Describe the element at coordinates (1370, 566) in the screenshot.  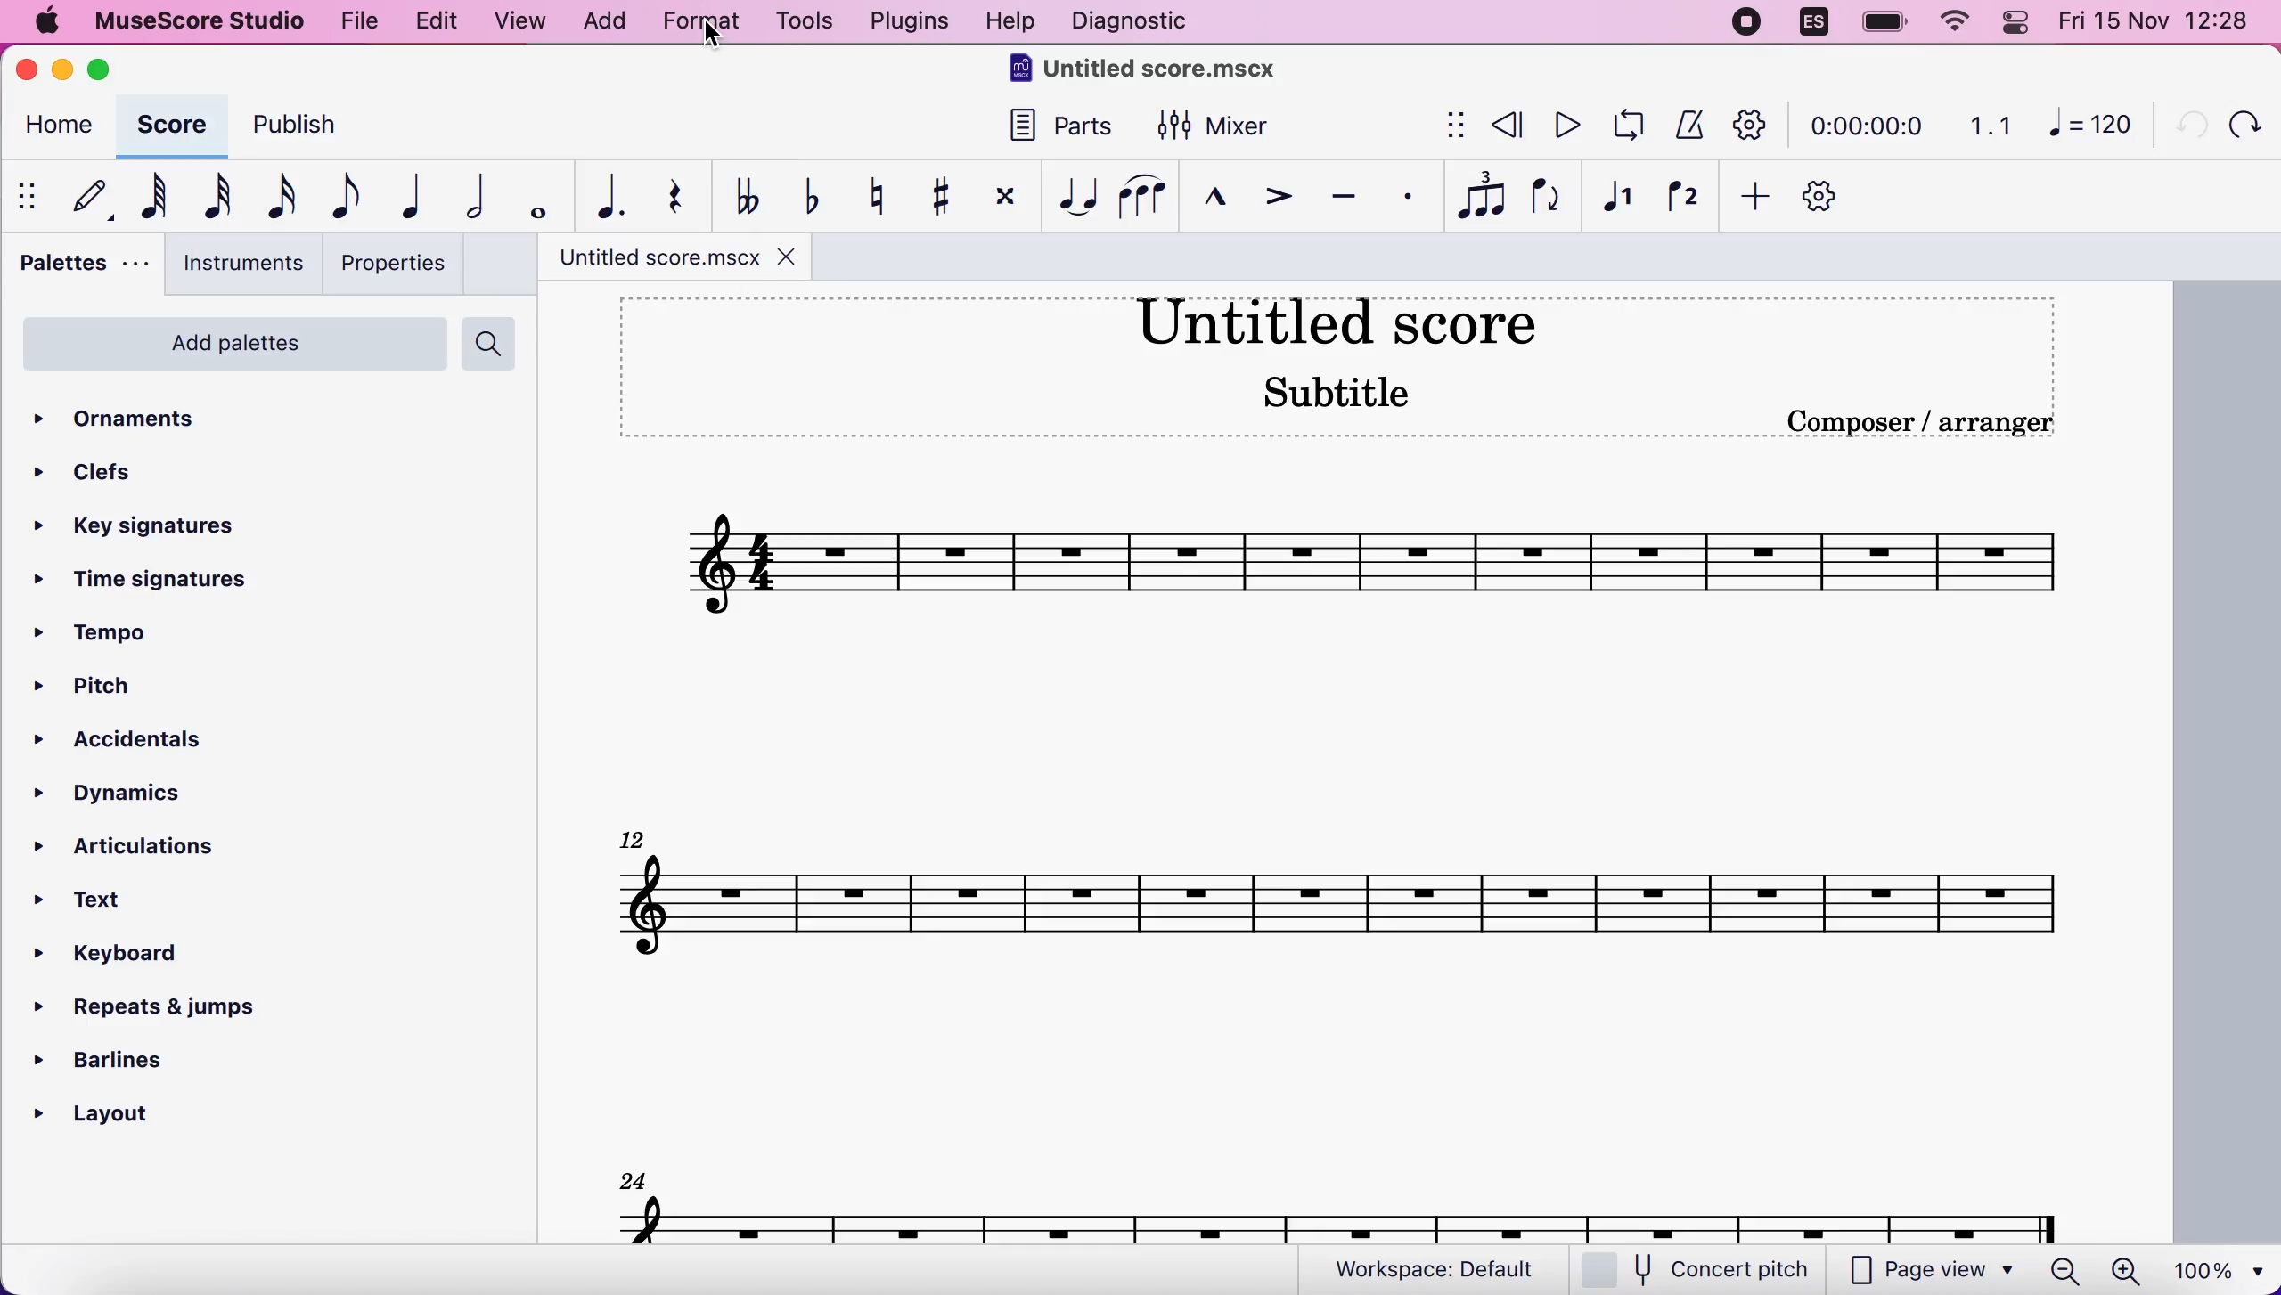
I see `score` at that location.